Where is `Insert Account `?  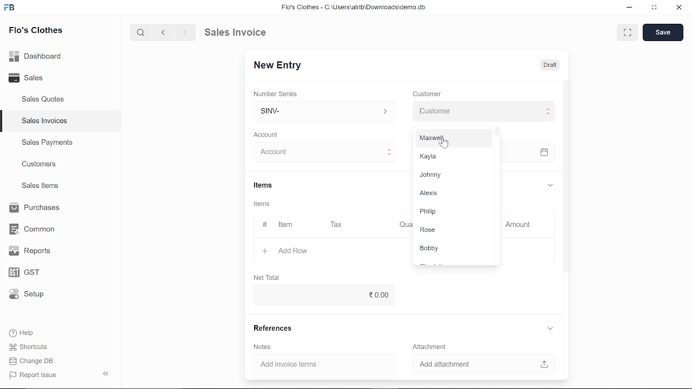 Insert Account  is located at coordinates (322, 152).